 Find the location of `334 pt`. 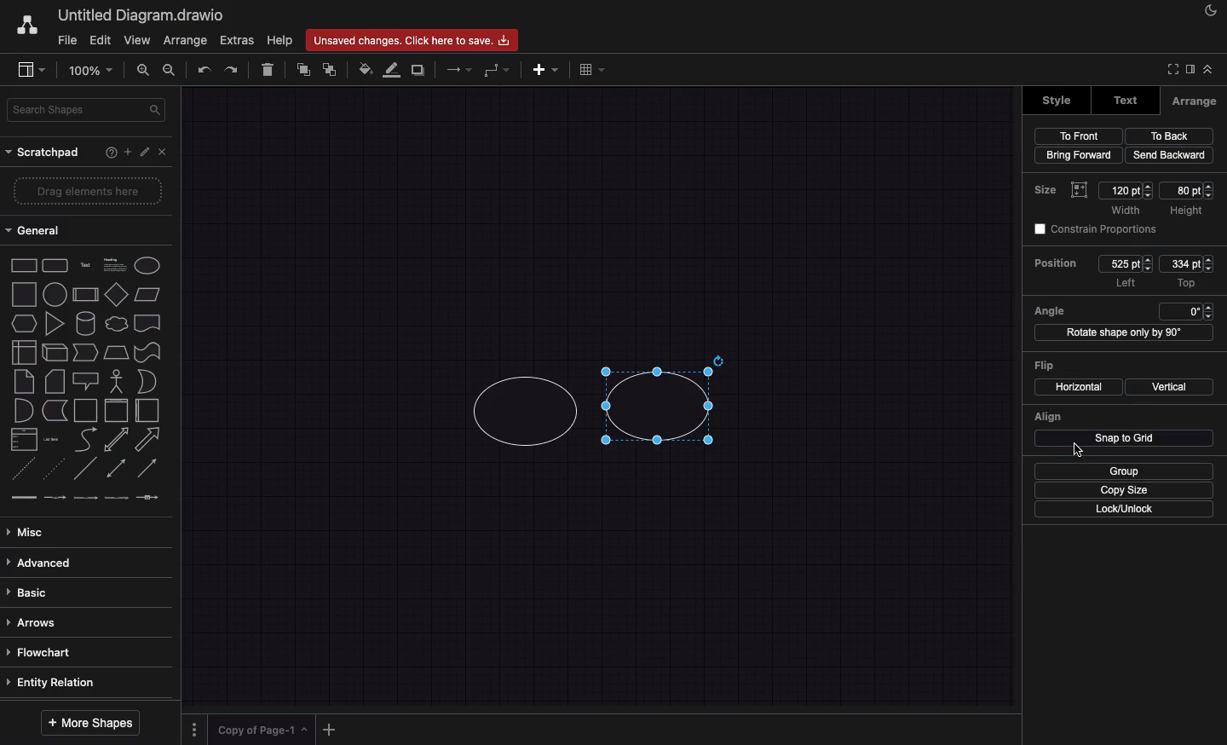

334 pt is located at coordinates (1186, 264).